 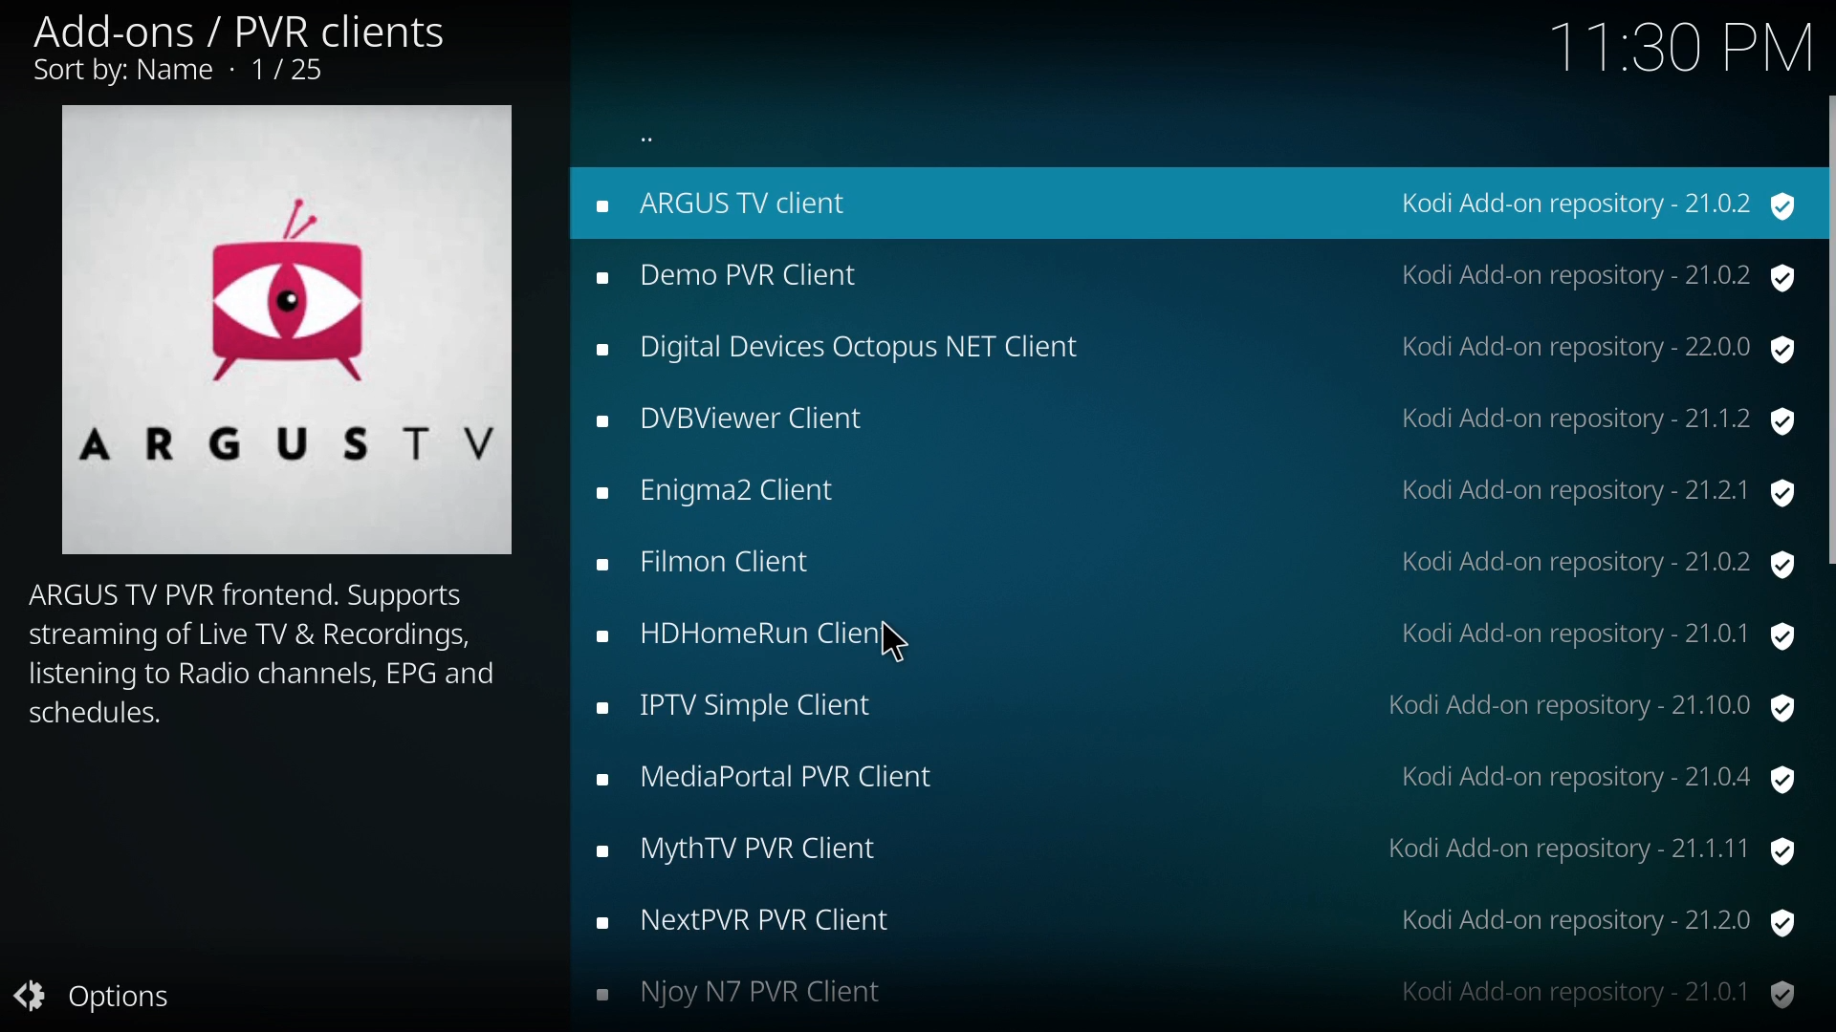 What do you see at coordinates (1193, 420) in the screenshot?
I see `DVBViewer Client Kodi Add-on repository - 21.1.2` at bounding box center [1193, 420].